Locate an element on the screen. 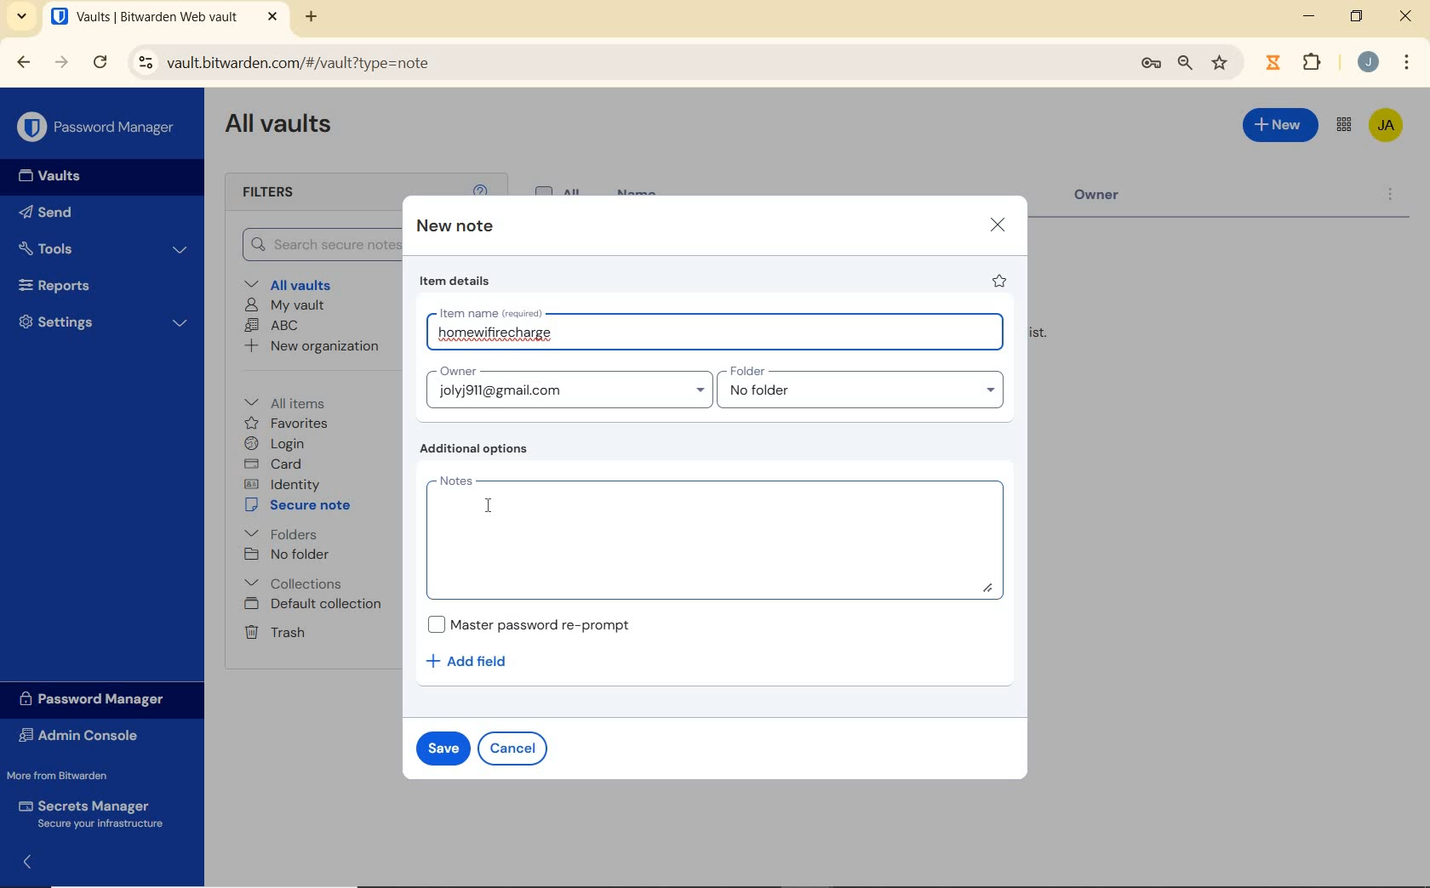 The image size is (1430, 888). card is located at coordinates (276, 464).